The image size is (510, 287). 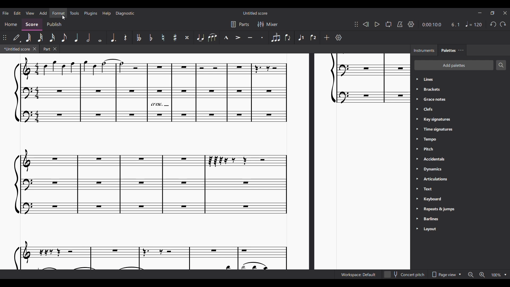 I want to click on File menu, so click(x=6, y=13).